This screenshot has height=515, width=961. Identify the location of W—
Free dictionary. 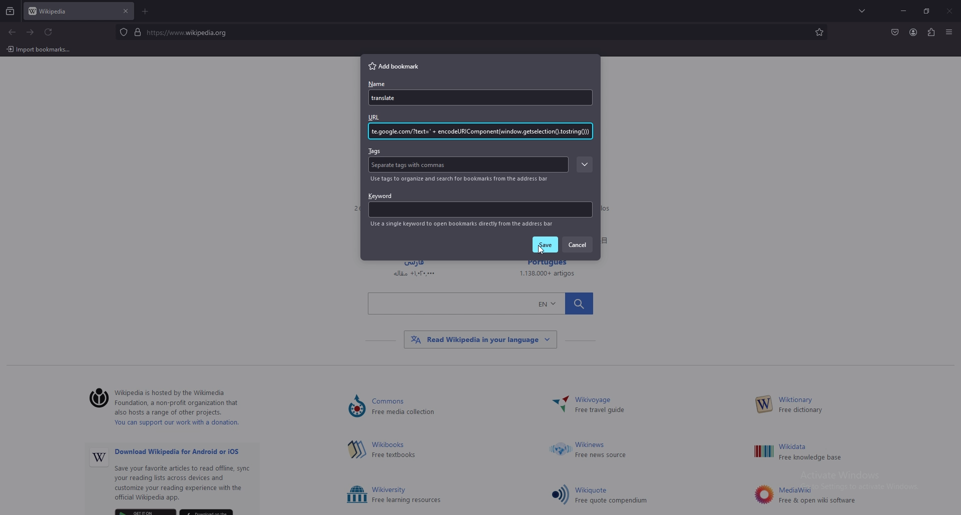
(800, 405).